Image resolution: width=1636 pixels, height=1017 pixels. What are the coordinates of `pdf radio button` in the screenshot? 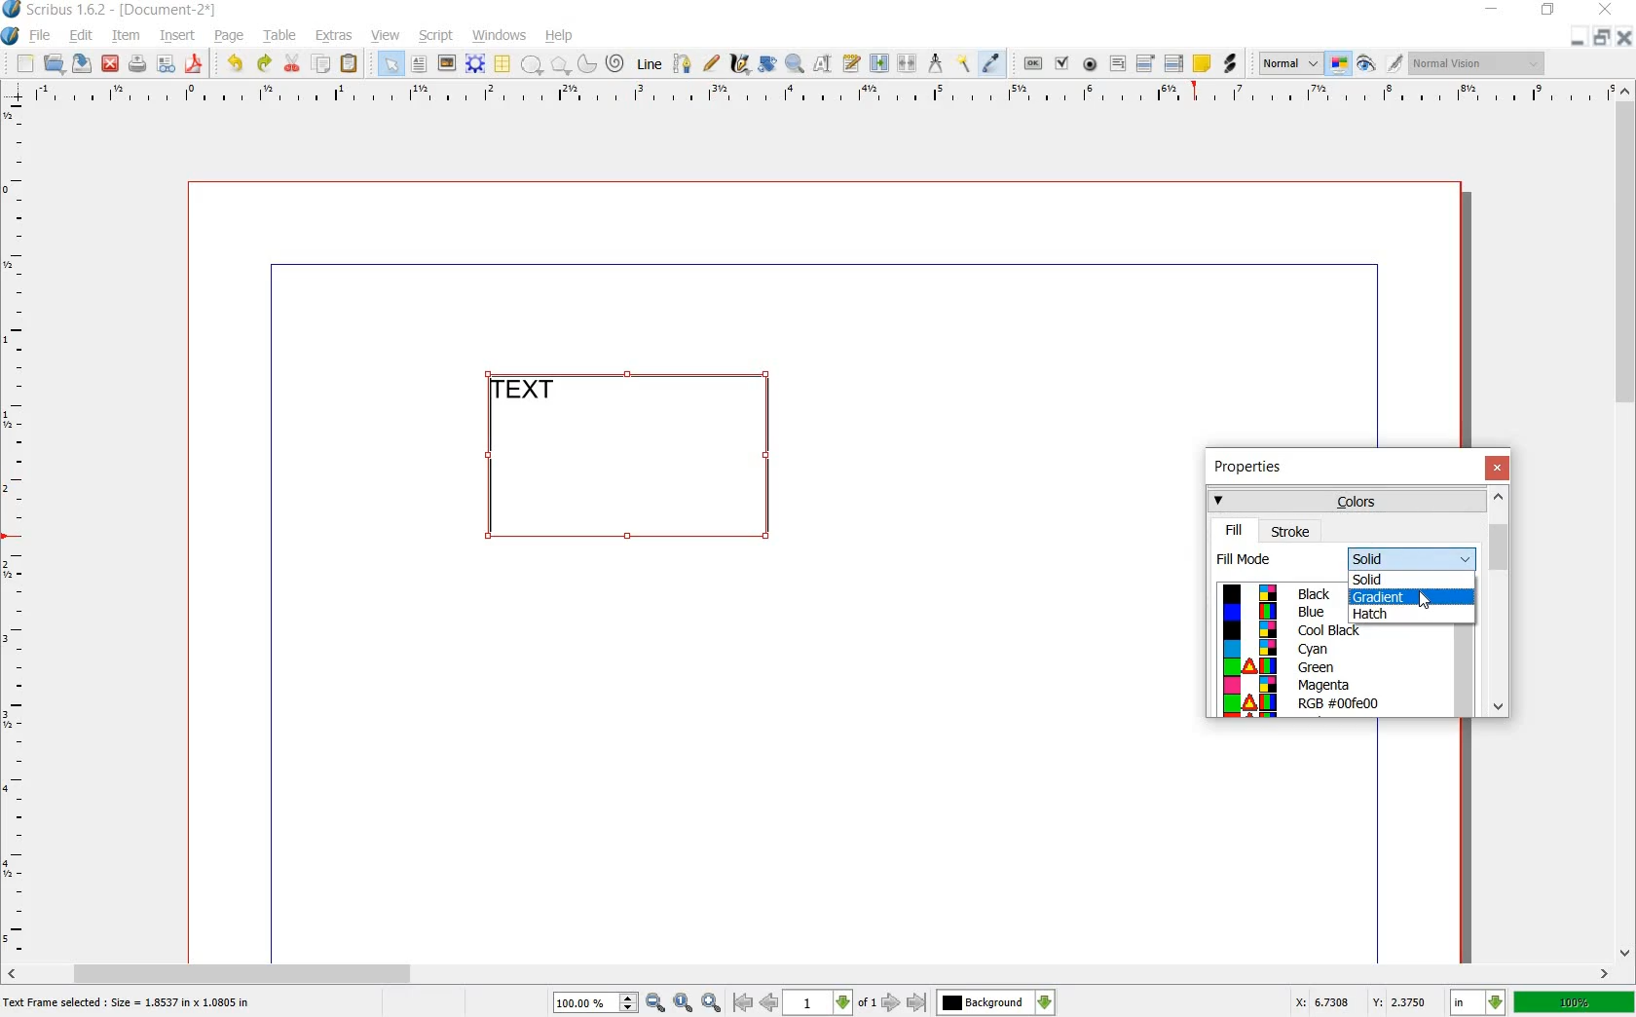 It's located at (1091, 64).